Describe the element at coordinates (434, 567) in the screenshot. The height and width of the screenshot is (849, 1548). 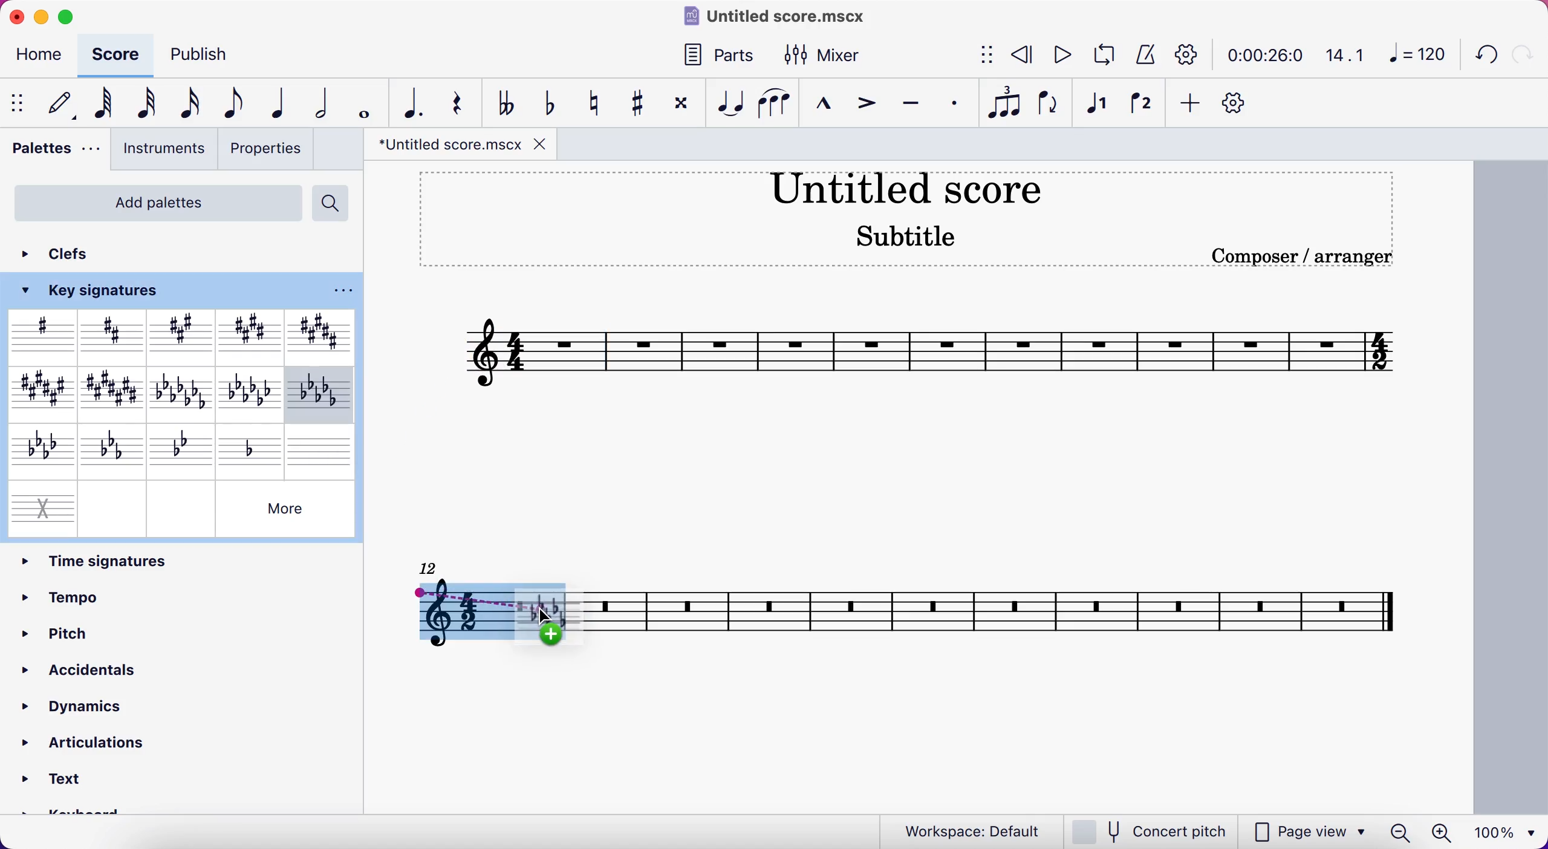
I see `12` at that location.